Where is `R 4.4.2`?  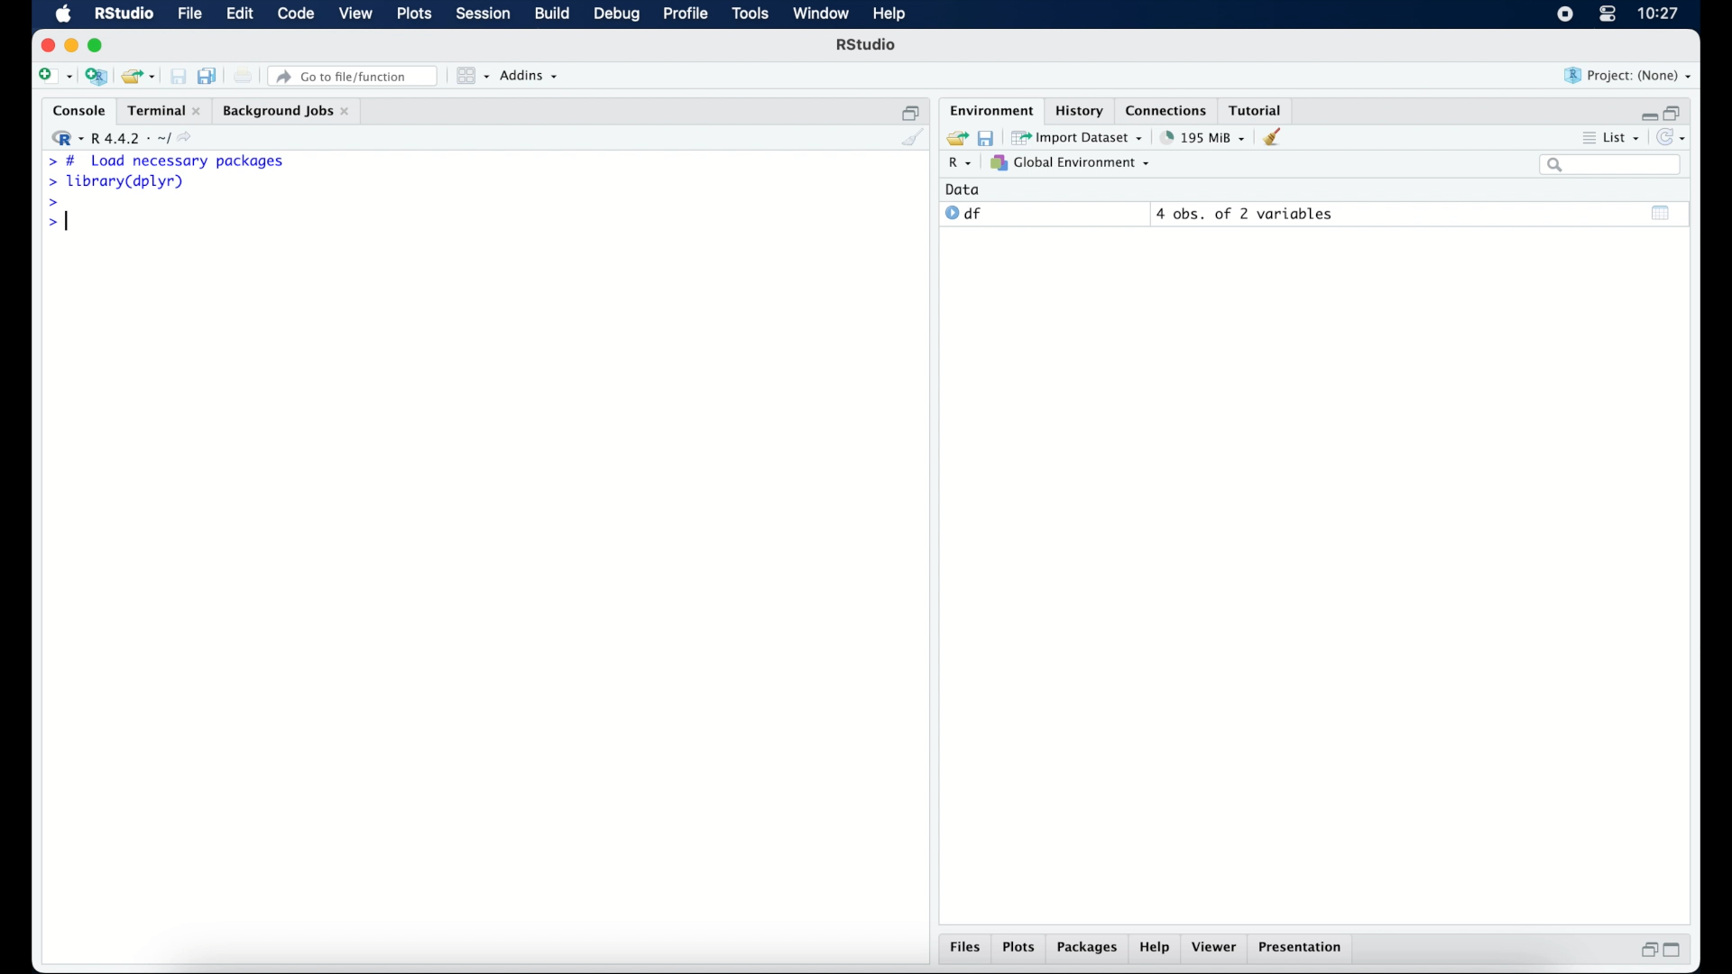
R 4.4.2 is located at coordinates (126, 139).